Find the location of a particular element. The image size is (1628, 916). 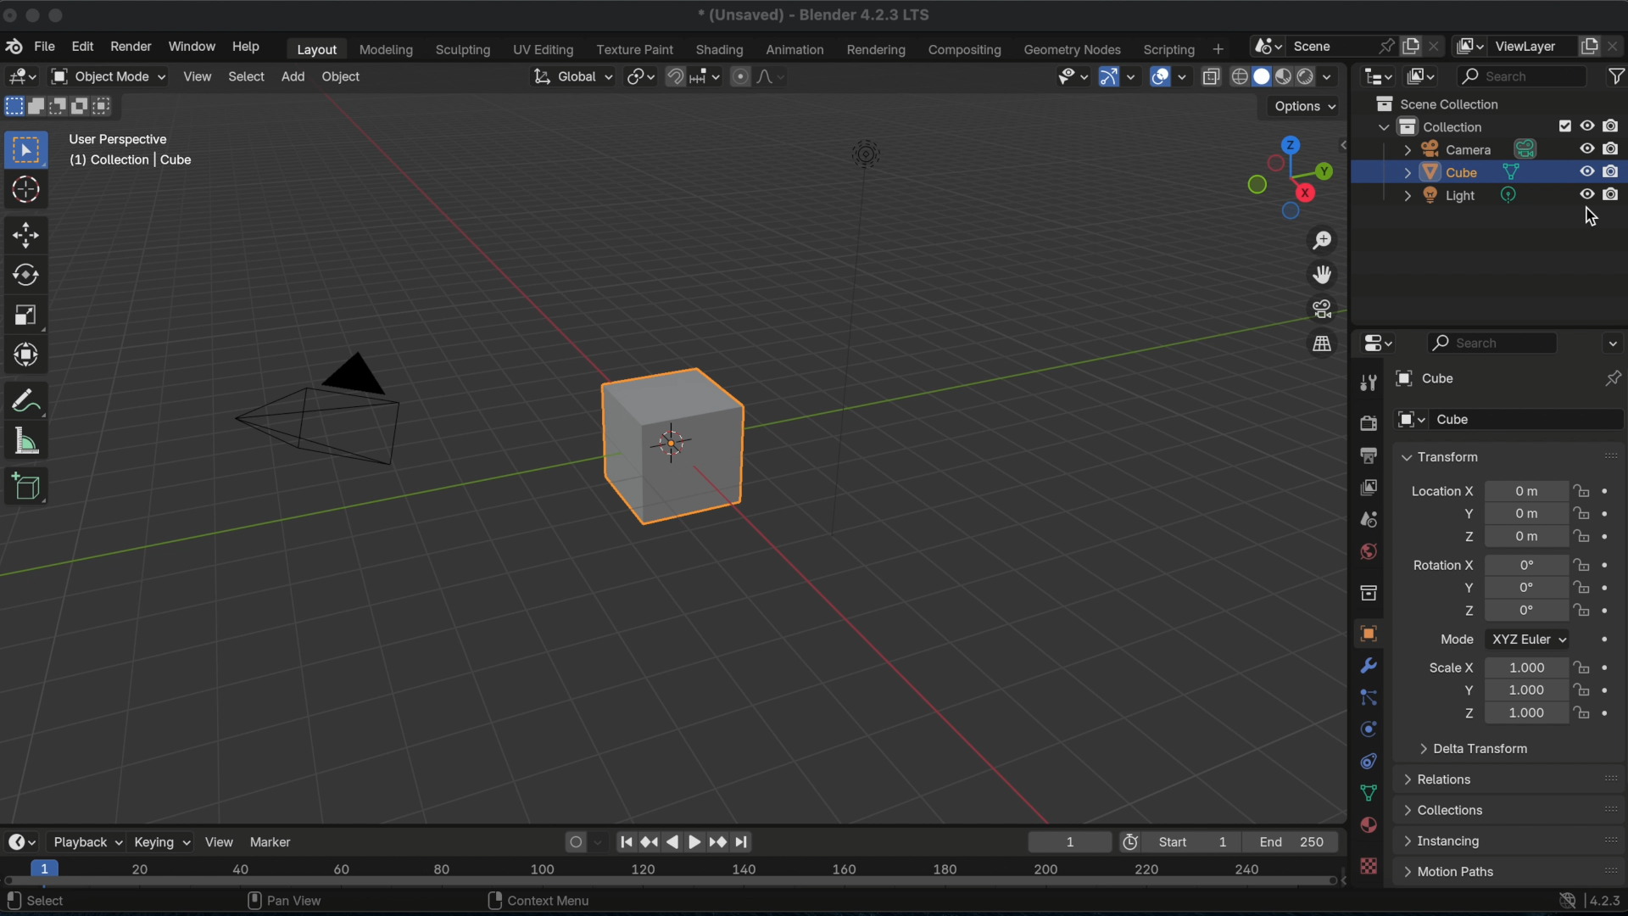

disable in renders is located at coordinates (1613, 170).